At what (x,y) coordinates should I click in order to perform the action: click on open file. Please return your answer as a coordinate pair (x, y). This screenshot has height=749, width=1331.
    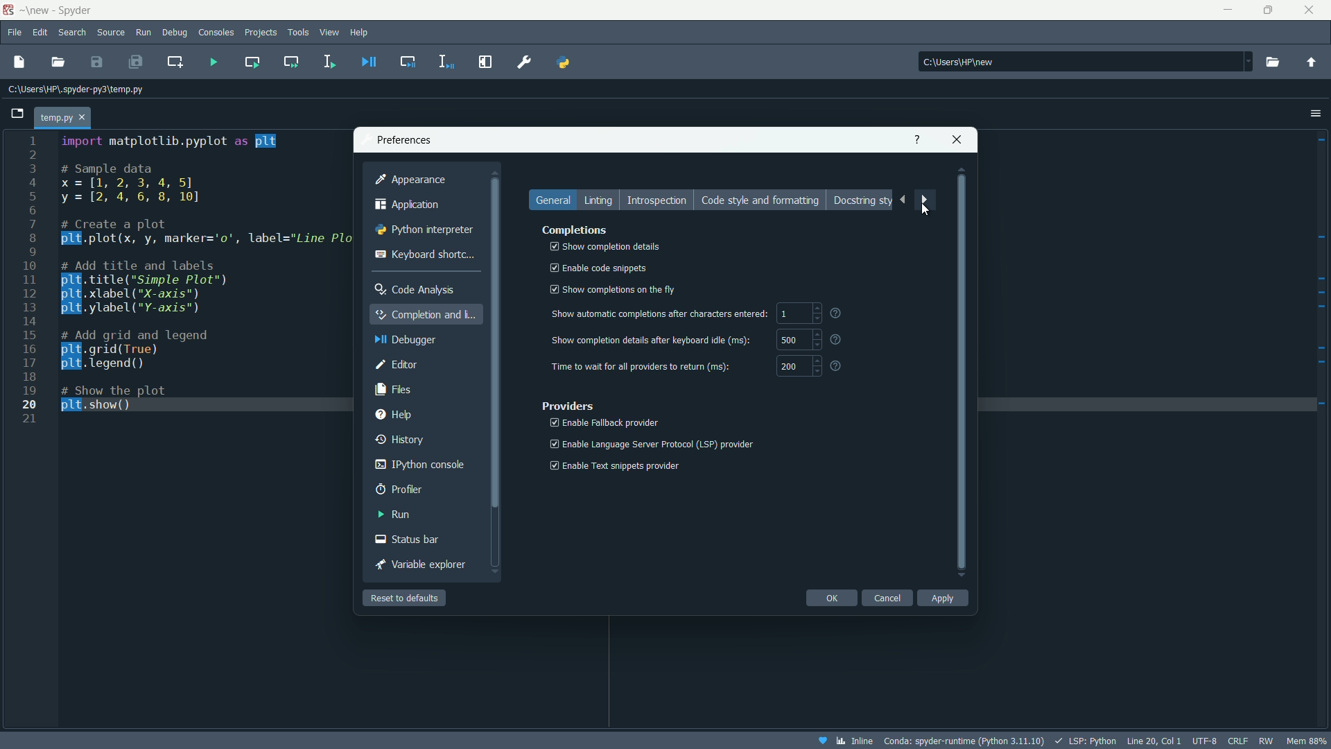
    Looking at the image, I should click on (59, 62).